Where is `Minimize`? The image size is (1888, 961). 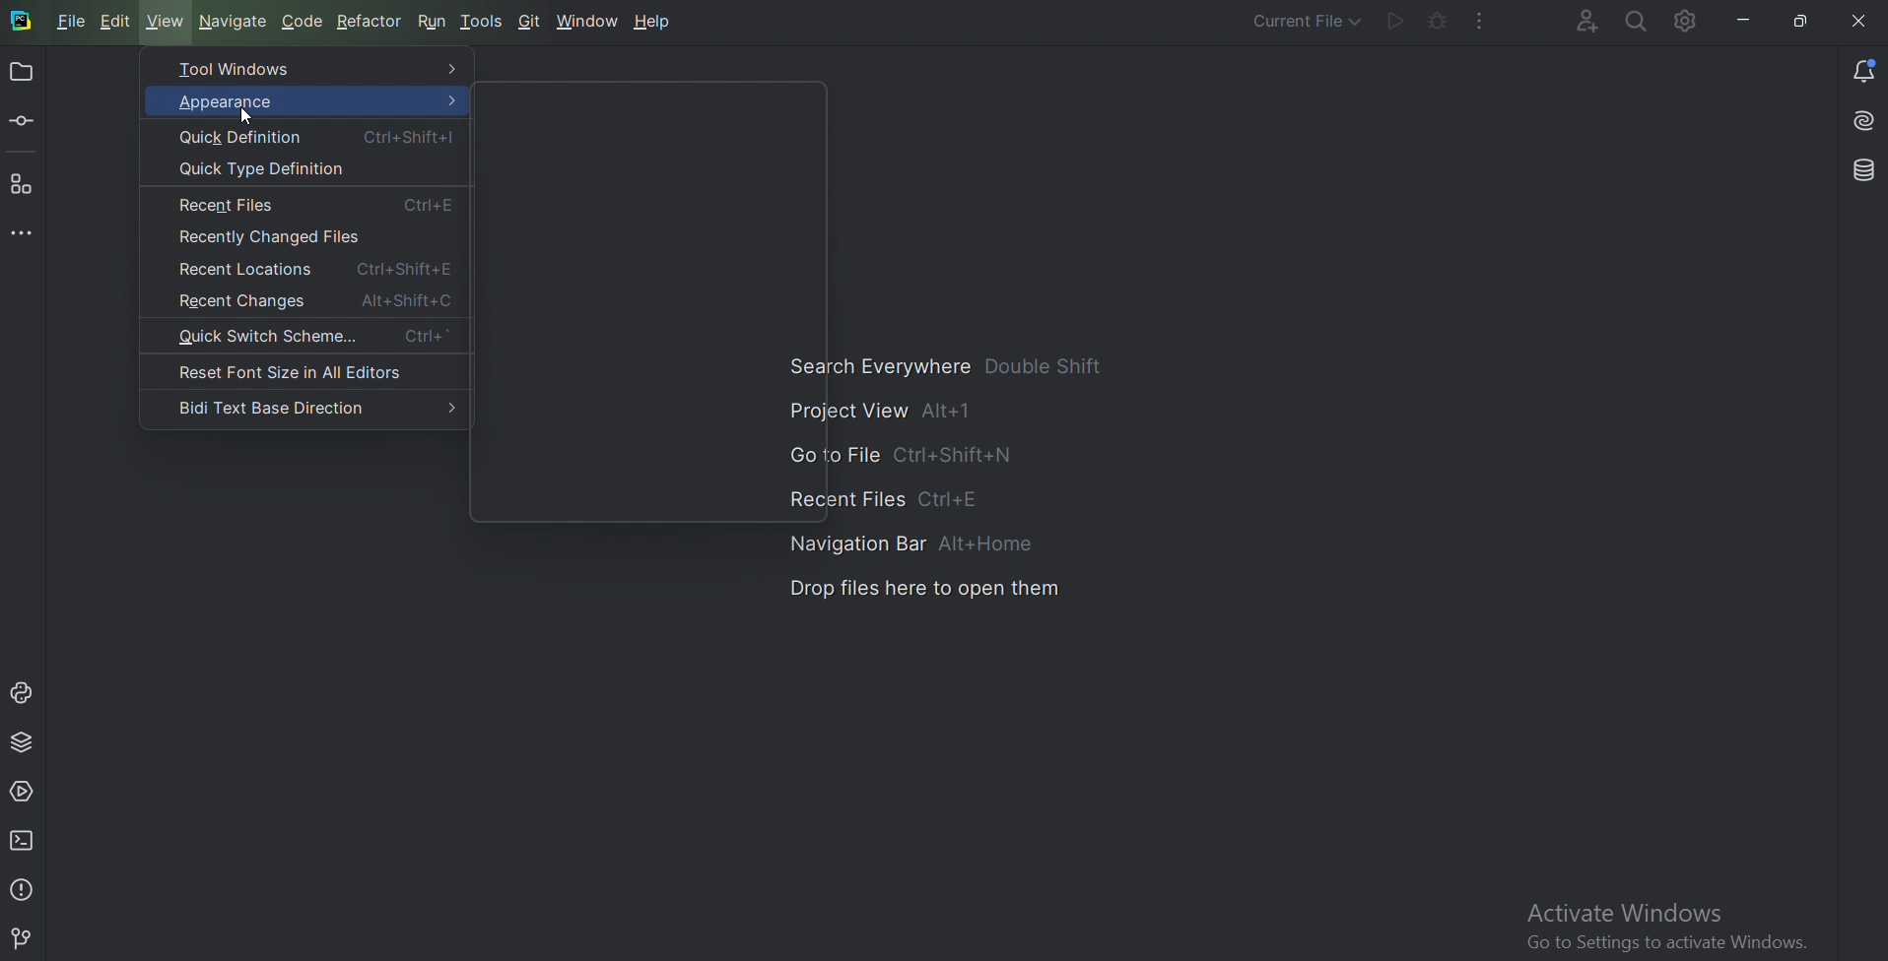 Minimize is located at coordinates (1746, 20).